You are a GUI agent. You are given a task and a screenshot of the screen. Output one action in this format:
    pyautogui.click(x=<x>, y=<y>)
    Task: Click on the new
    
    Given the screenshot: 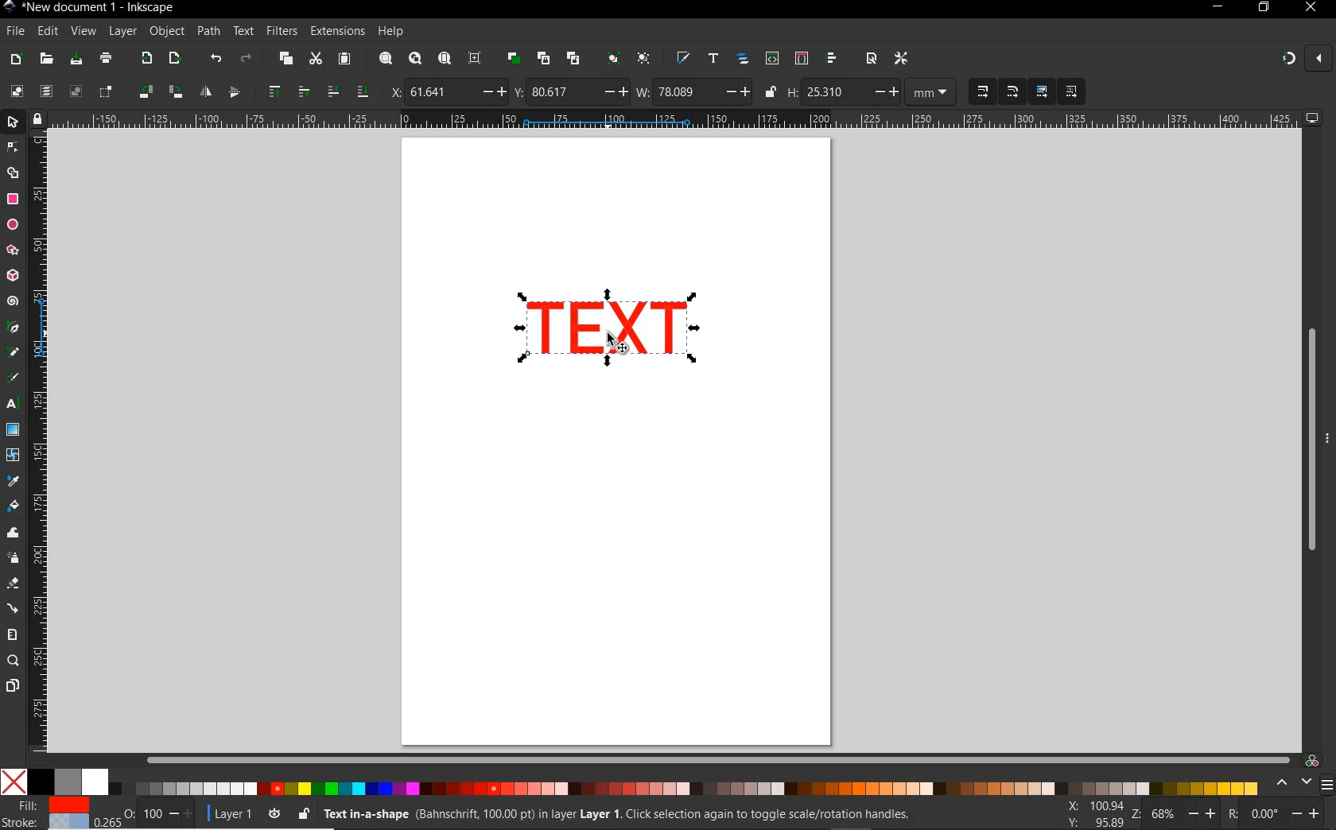 What is the action you would take?
    pyautogui.click(x=17, y=58)
    